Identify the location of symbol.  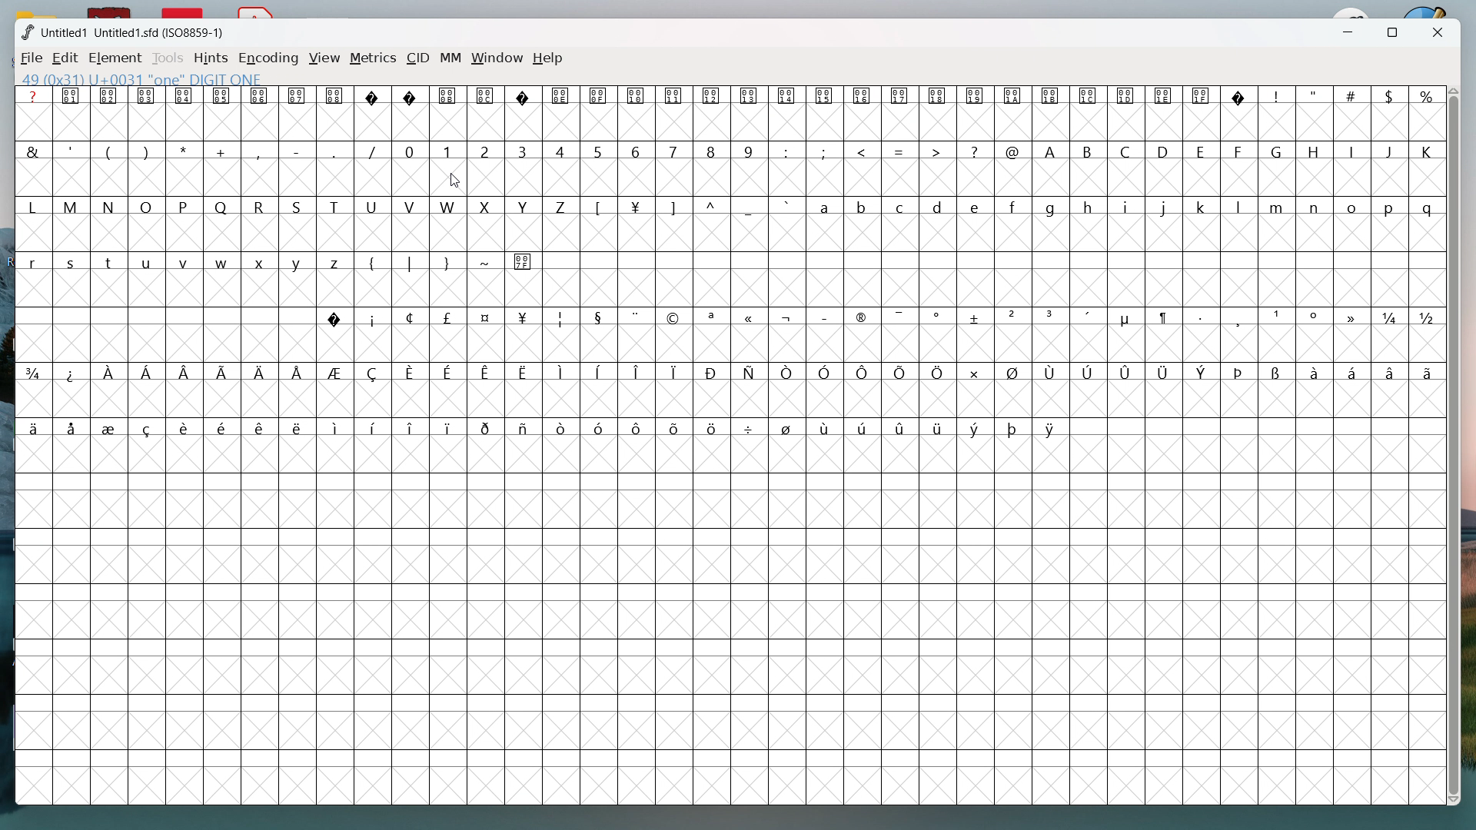
(637, 429).